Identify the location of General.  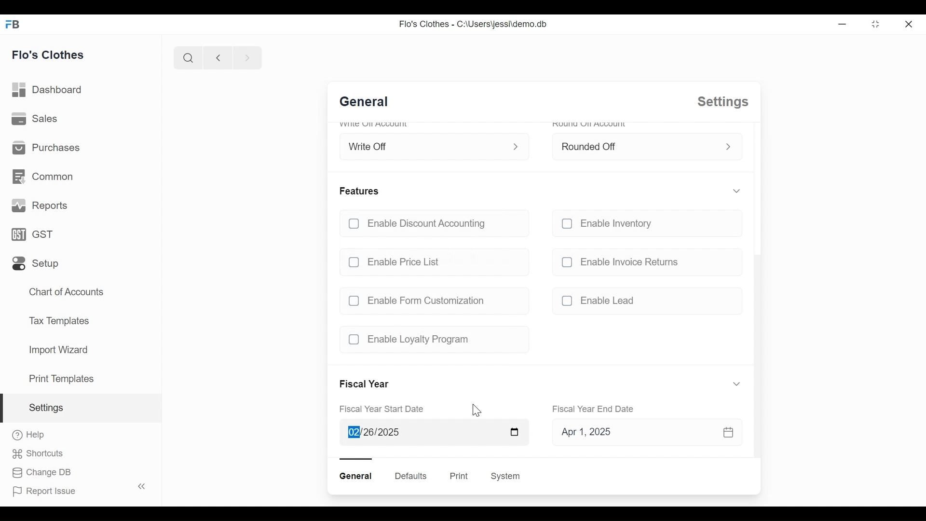
(357, 476).